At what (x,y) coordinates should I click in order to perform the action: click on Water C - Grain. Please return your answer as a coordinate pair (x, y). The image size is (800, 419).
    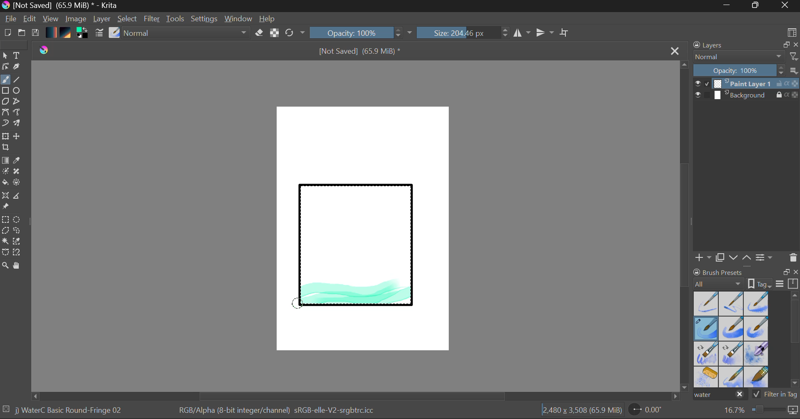
    Looking at the image, I should click on (732, 329).